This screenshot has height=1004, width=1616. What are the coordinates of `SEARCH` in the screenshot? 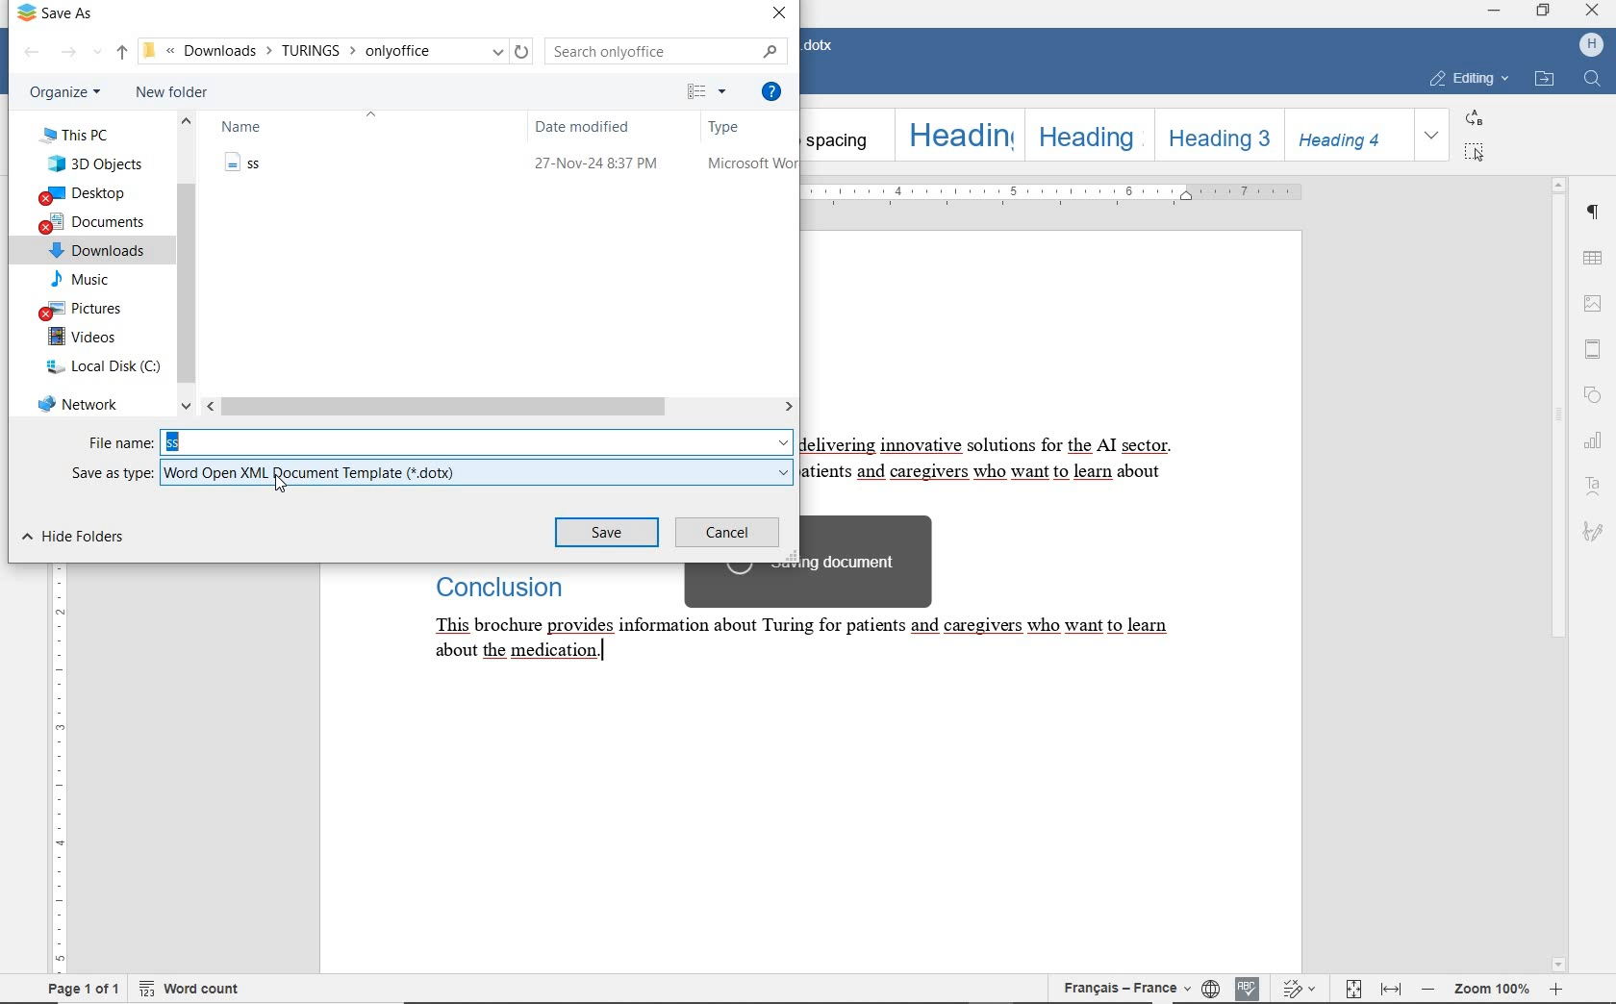 It's located at (666, 49).